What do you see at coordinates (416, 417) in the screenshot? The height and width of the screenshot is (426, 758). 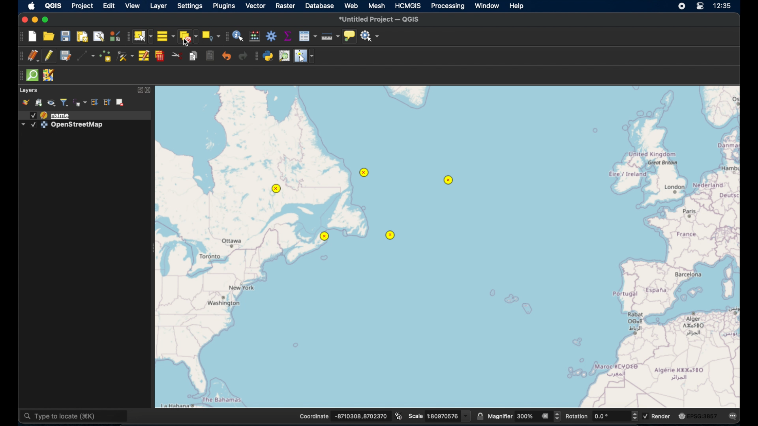 I see `Scale` at bounding box center [416, 417].